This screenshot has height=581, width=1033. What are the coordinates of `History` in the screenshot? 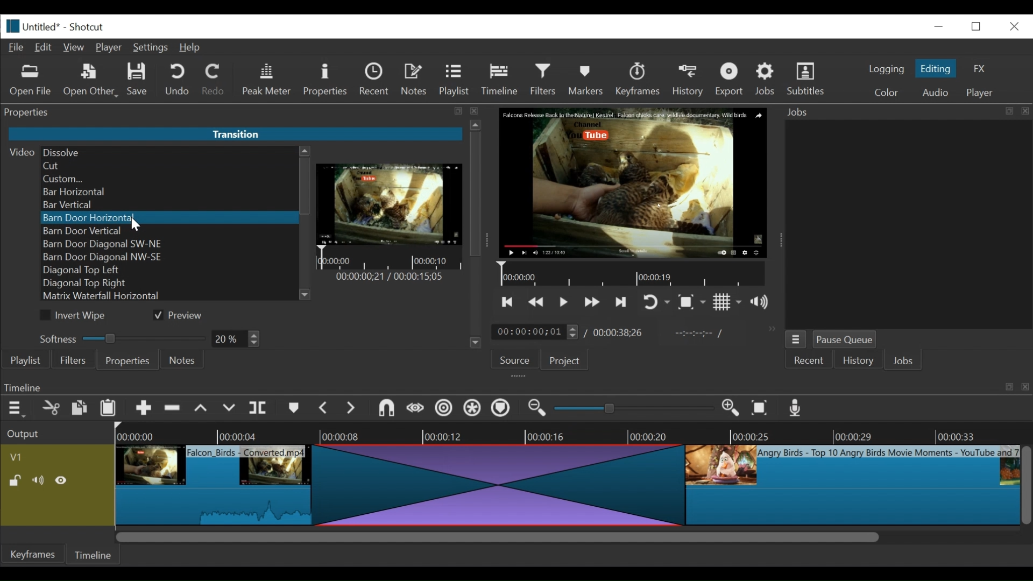 It's located at (690, 79).